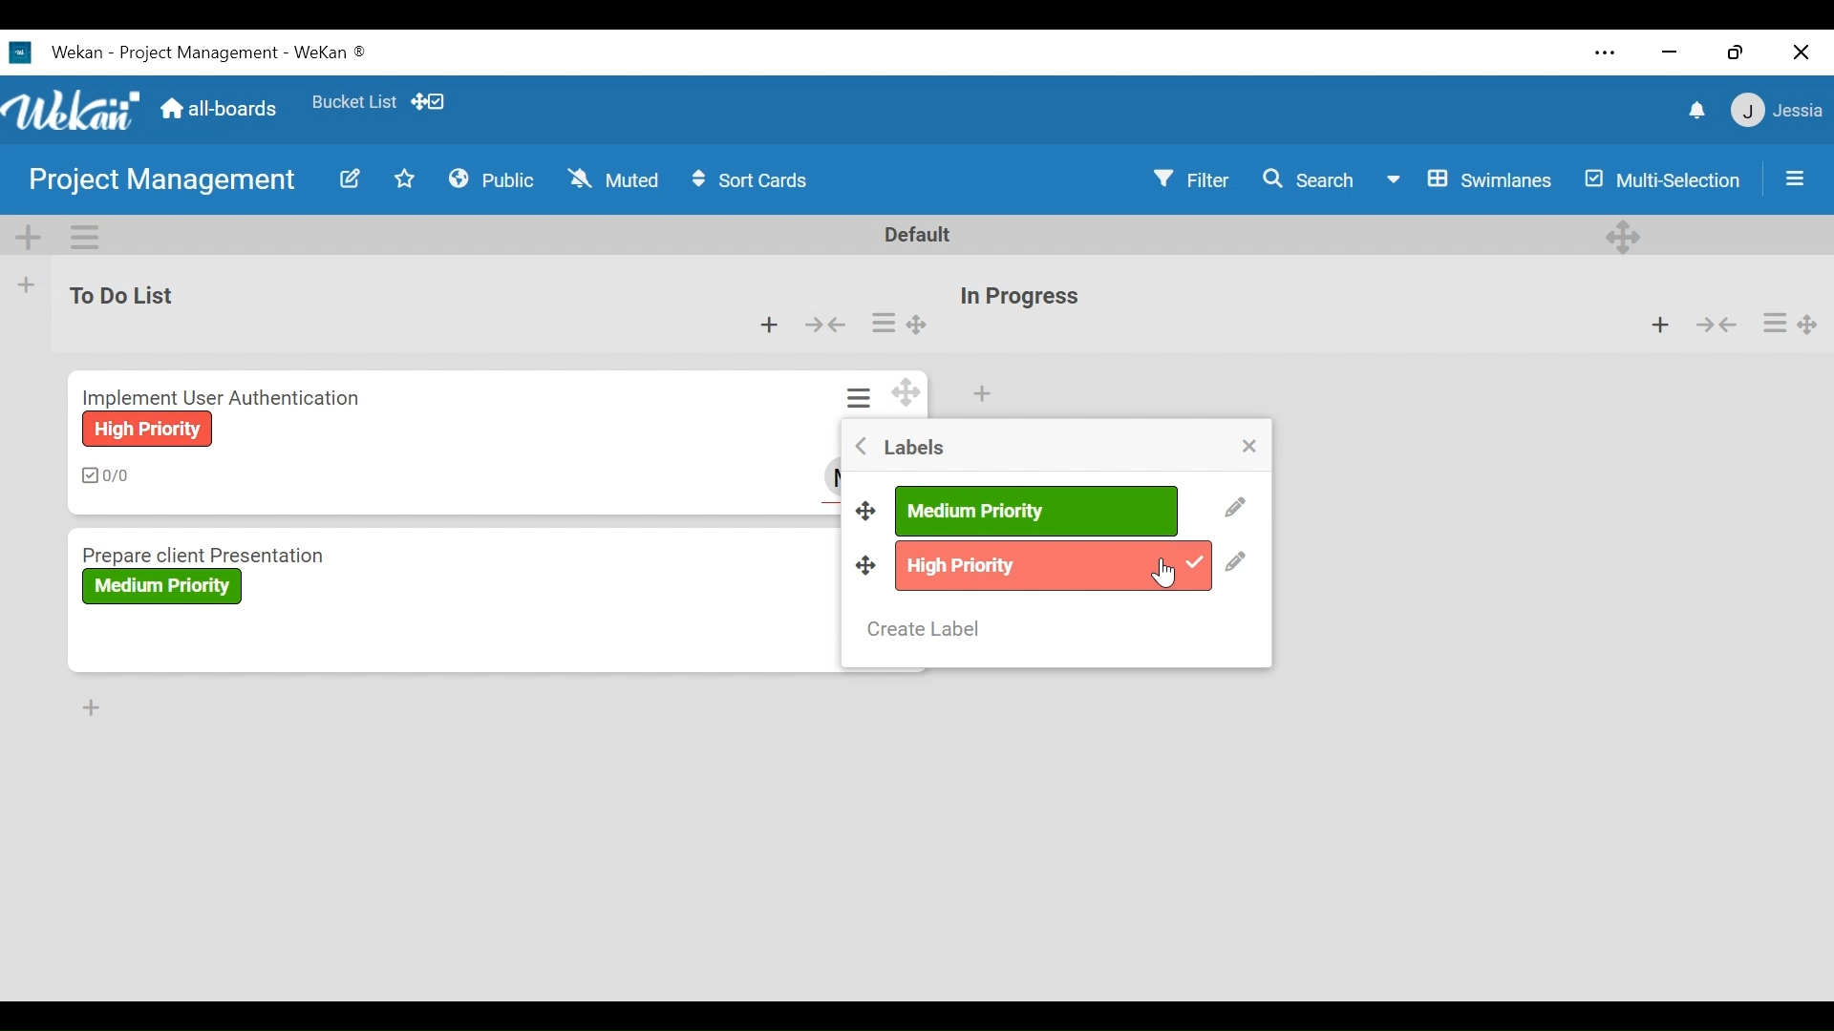 The image size is (1834, 1031). I want to click on Collapse, so click(824, 326).